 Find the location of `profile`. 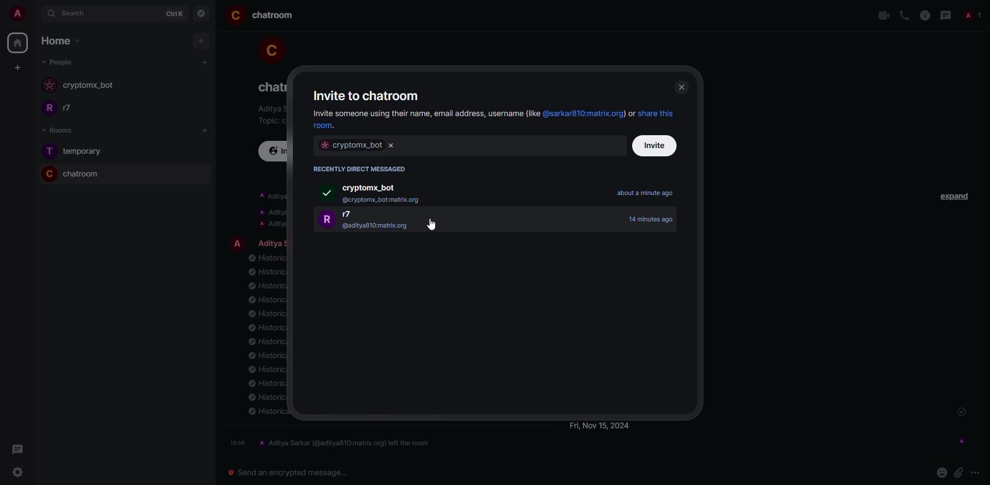

profile is located at coordinates (47, 109).